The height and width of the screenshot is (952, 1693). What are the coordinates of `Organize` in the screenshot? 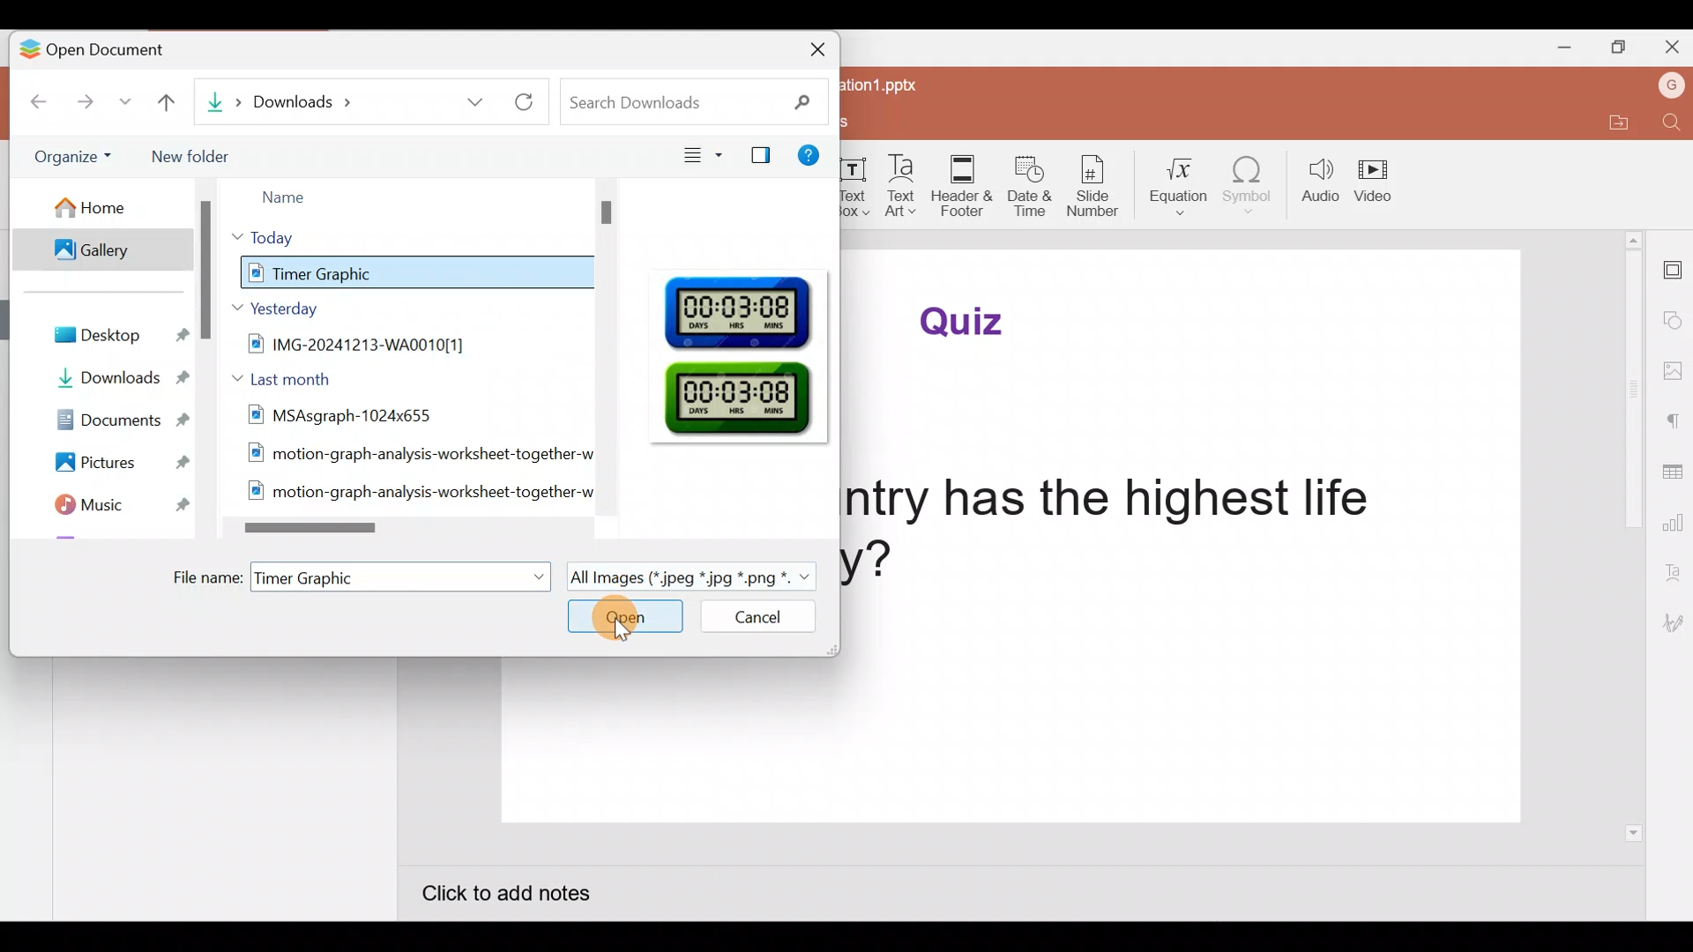 It's located at (76, 150).